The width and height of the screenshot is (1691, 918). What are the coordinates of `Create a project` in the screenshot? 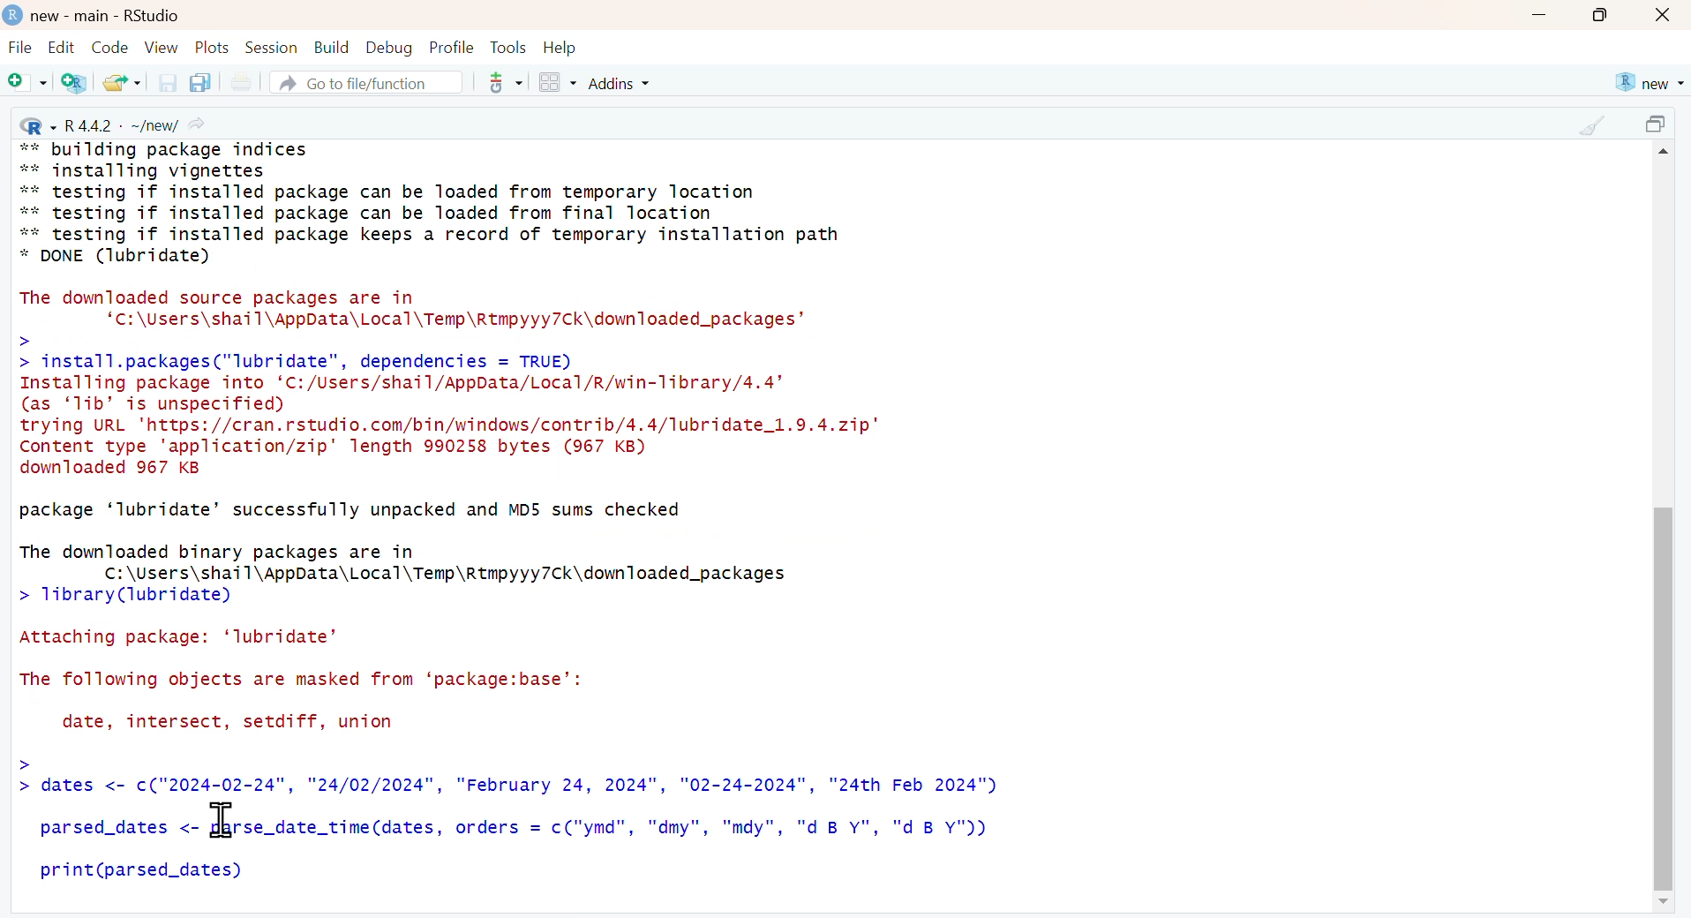 It's located at (76, 82).